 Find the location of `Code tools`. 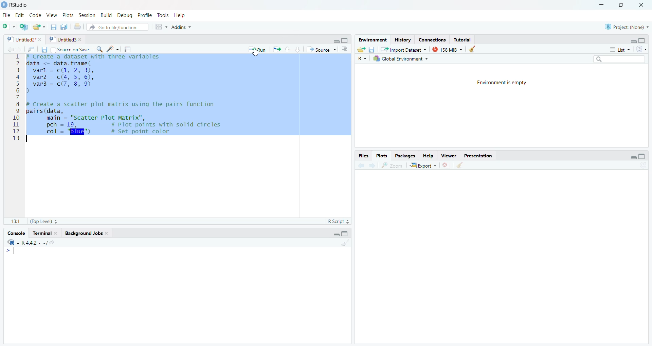

Code tools is located at coordinates (112, 50).